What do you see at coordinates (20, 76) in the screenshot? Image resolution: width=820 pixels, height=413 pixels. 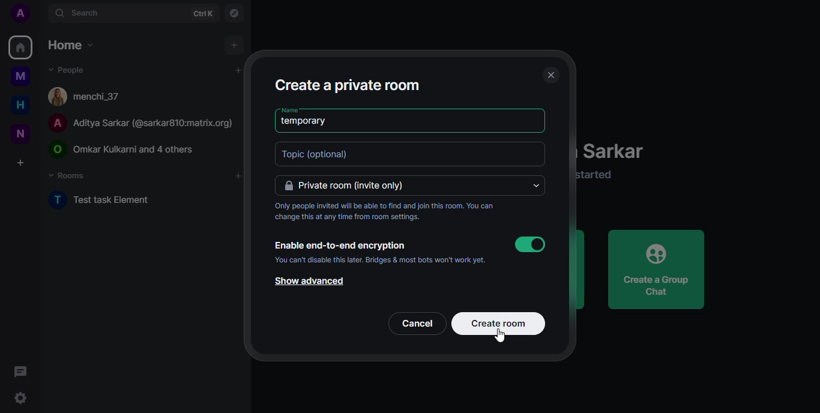 I see `myspace` at bounding box center [20, 76].